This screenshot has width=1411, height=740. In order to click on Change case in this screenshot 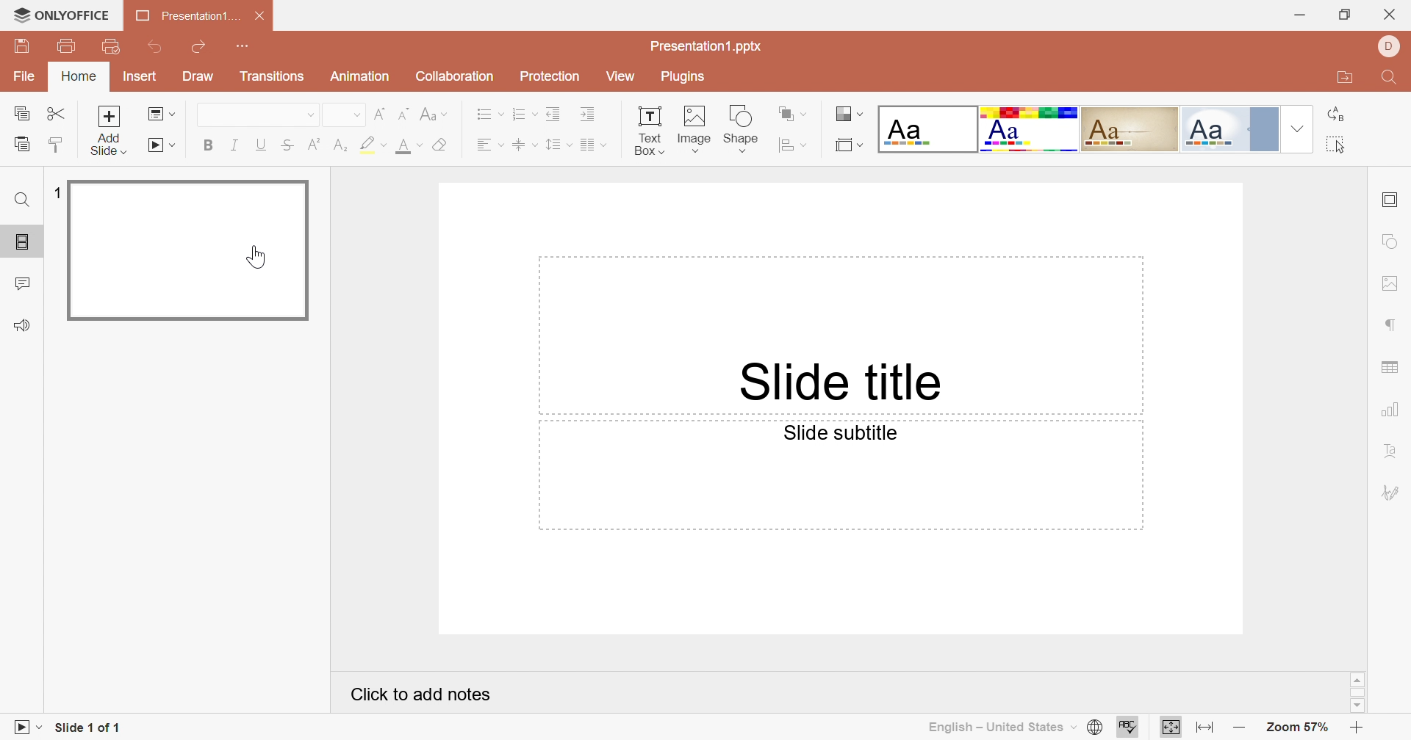, I will do `click(427, 115)`.